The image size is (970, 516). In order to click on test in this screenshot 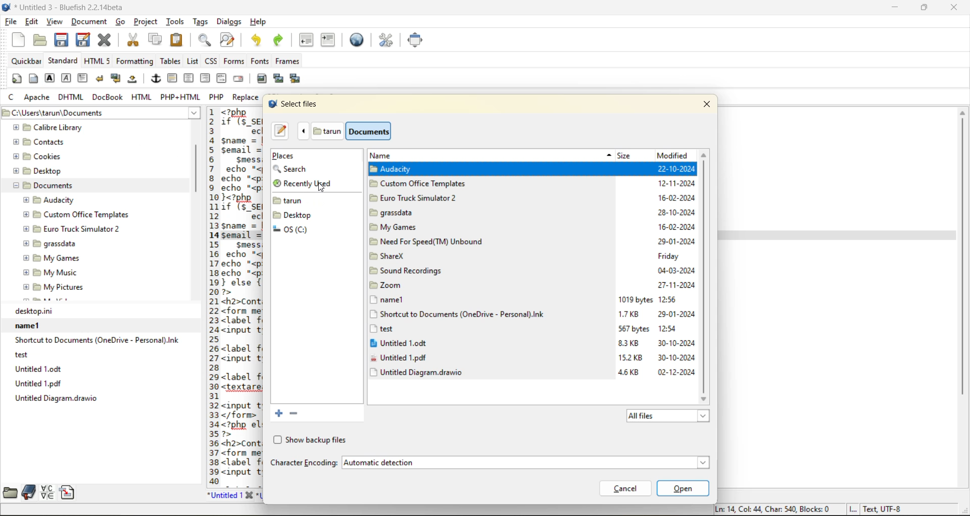, I will do `click(91, 354)`.